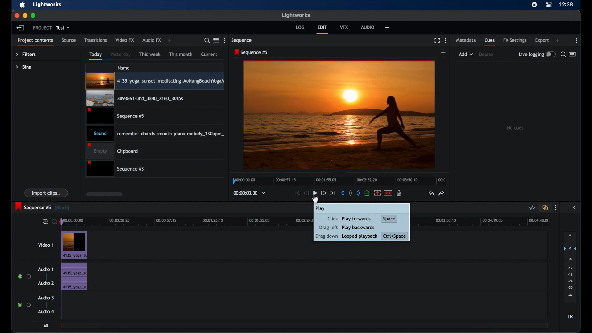  Describe the element at coordinates (23, 67) in the screenshot. I see `bins` at that location.